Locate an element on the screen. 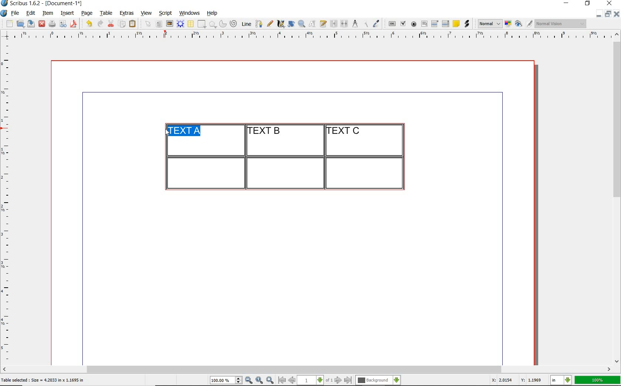 This screenshot has width=621, height=386. text highlighted is located at coordinates (183, 131).